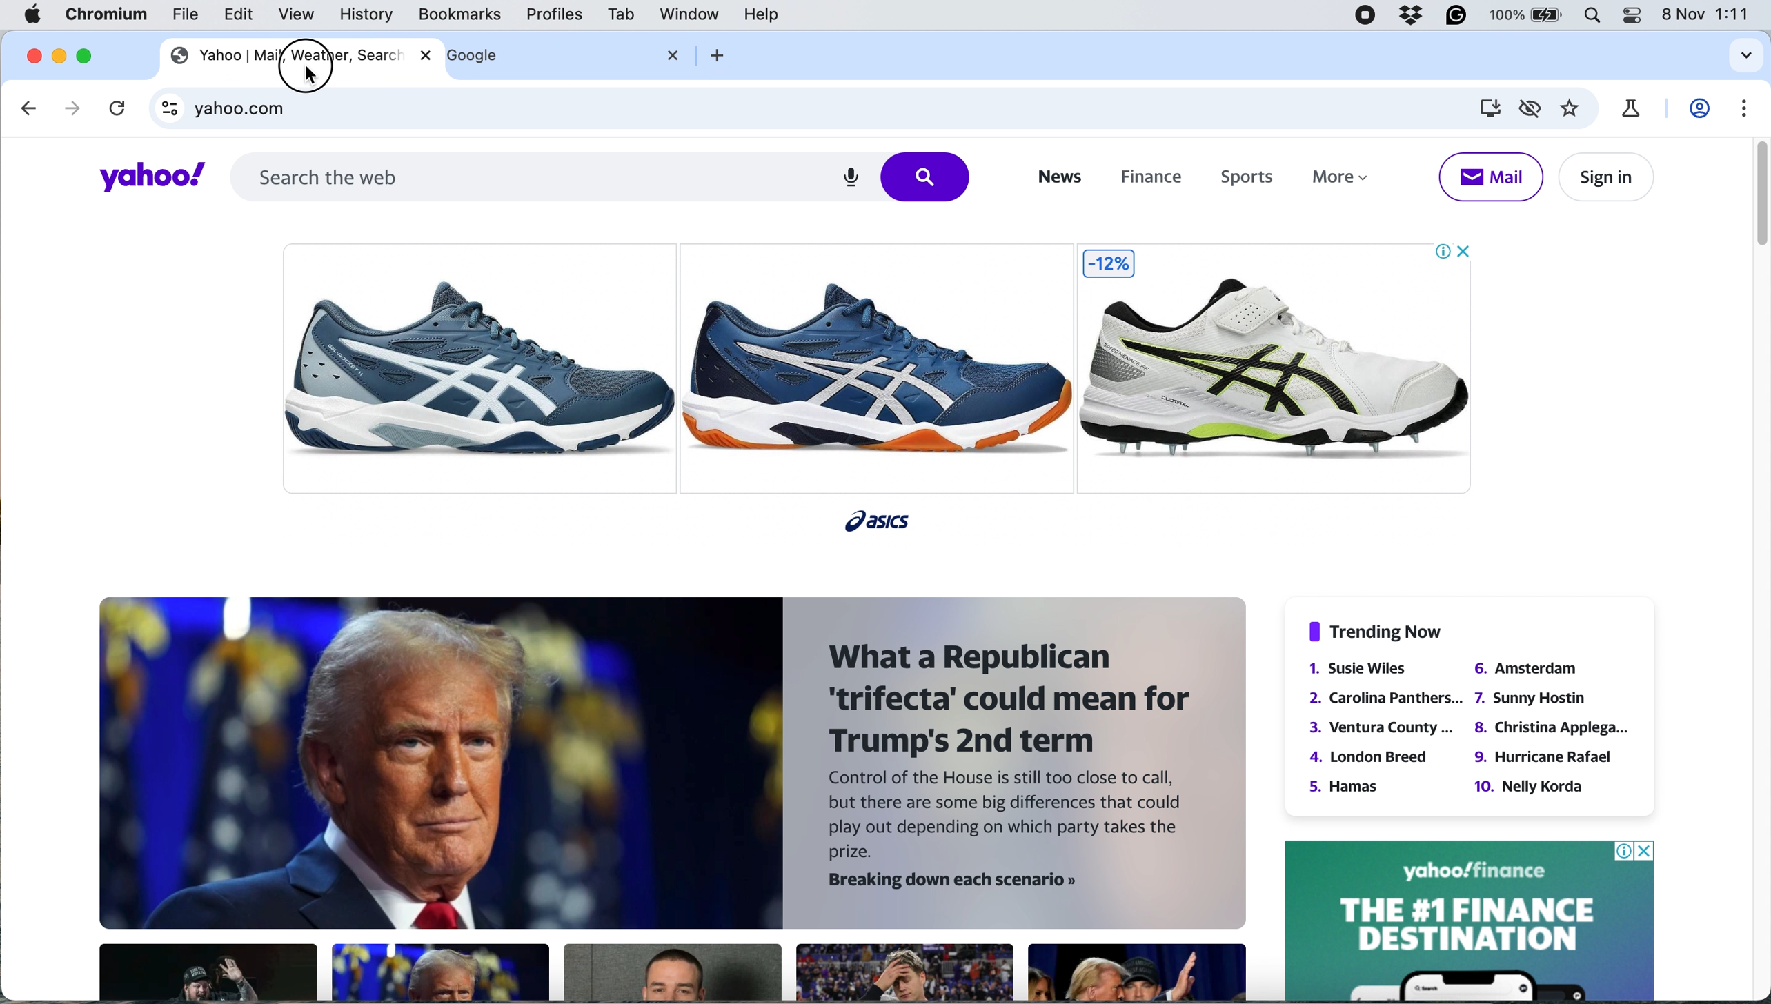 Image resolution: width=1771 pixels, height=1004 pixels. What do you see at coordinates (1488, 108) in the screenshot?
I see `install yahoo` at bounding box center [1488, 108].